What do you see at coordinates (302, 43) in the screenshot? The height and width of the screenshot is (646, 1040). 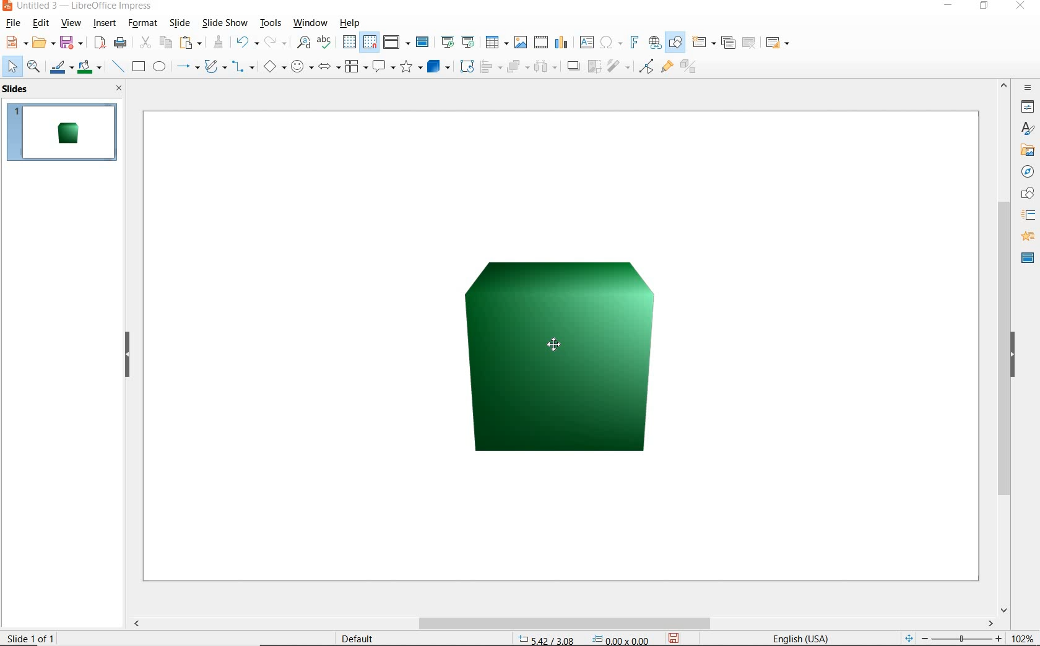 I see `find and replace` at bounding box center [302, 43].